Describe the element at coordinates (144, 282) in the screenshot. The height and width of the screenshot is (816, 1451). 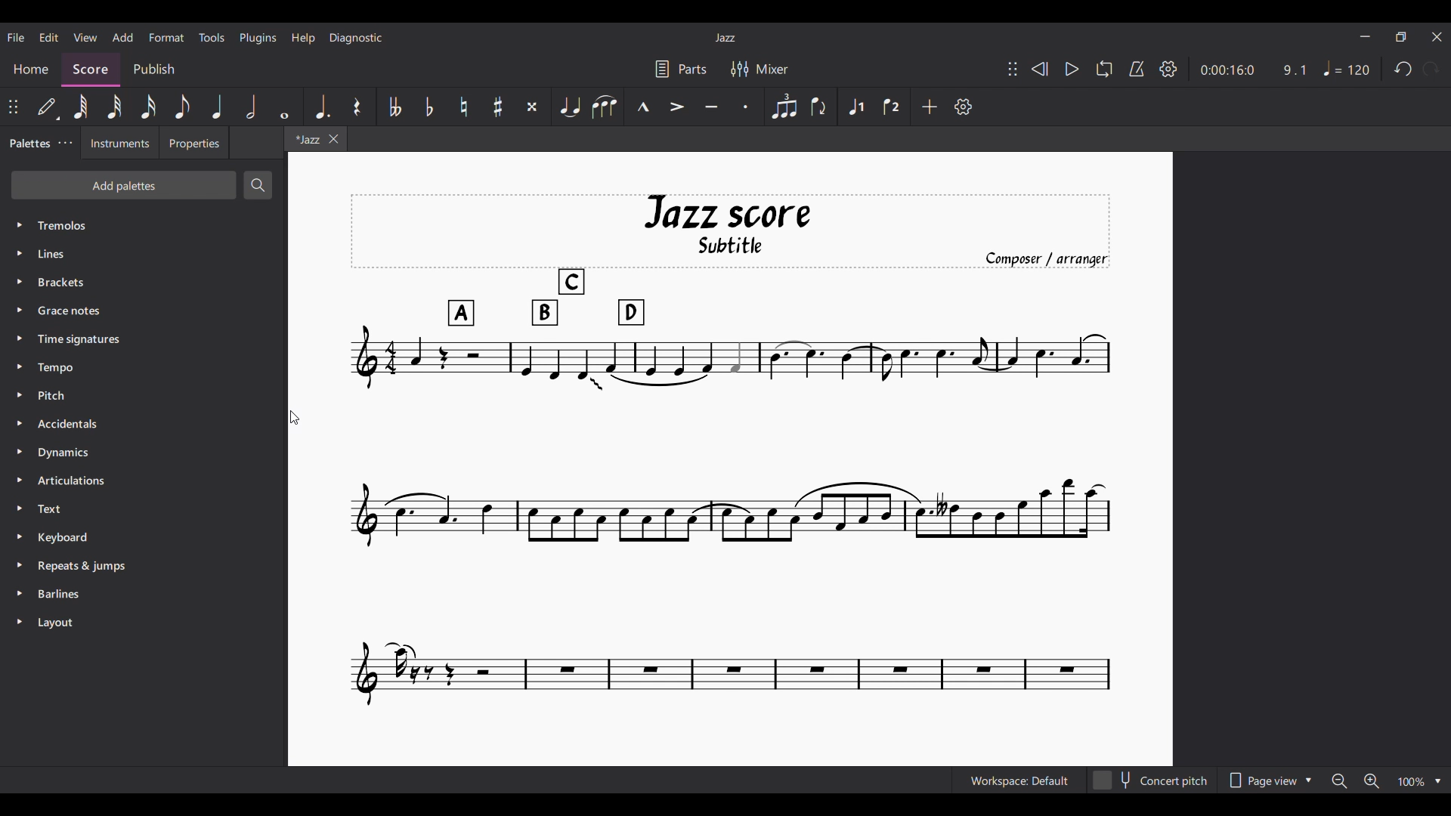
I see `Brackets` at that location.